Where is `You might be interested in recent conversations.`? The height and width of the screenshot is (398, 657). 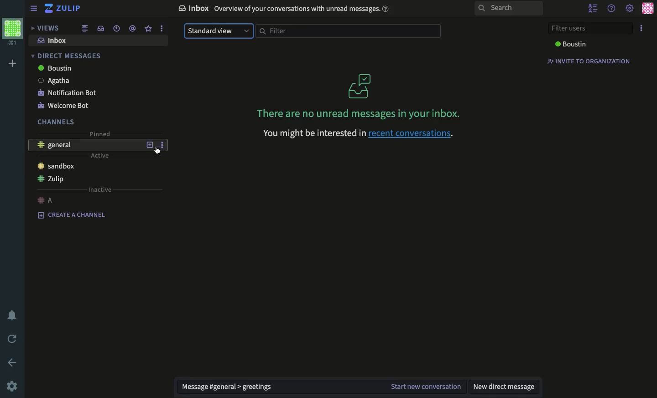 You might be interested in recent conversations. is located at coordinates (356, 134).